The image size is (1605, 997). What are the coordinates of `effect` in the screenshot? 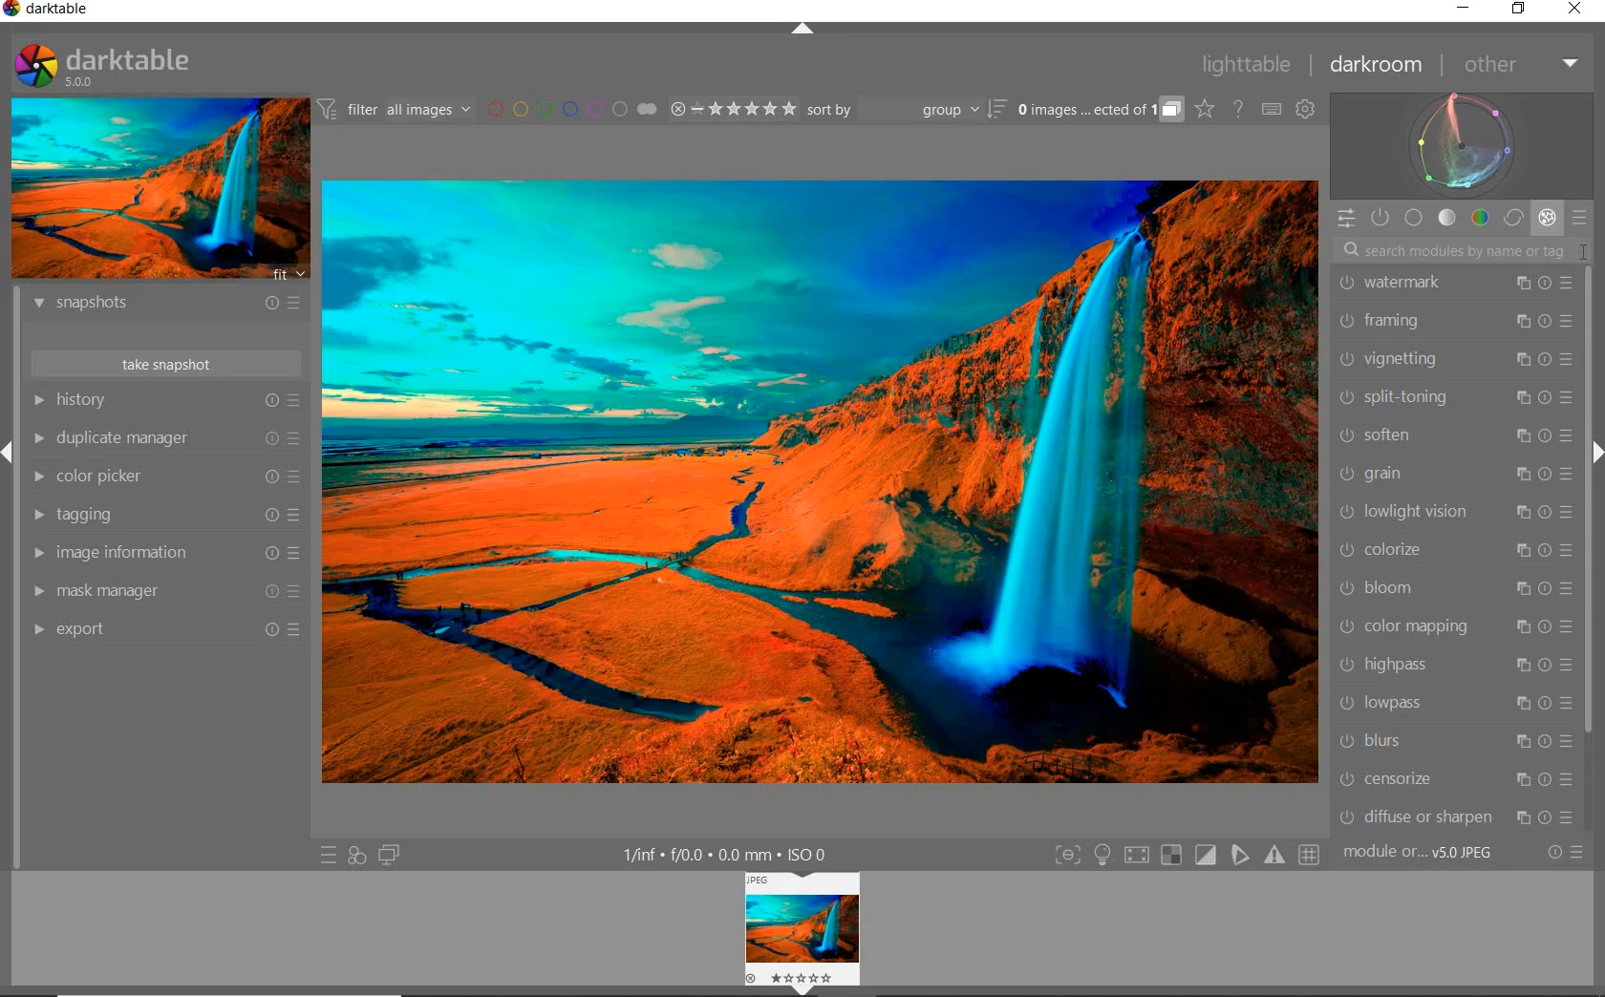 It's located at (1544, 217).